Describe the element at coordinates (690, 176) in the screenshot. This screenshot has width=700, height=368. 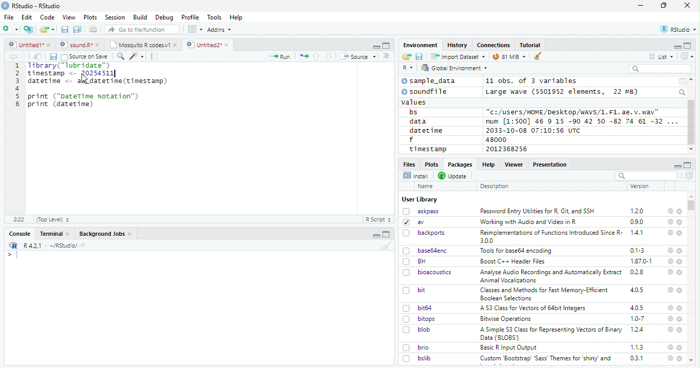
I see `Refresh` at that location.